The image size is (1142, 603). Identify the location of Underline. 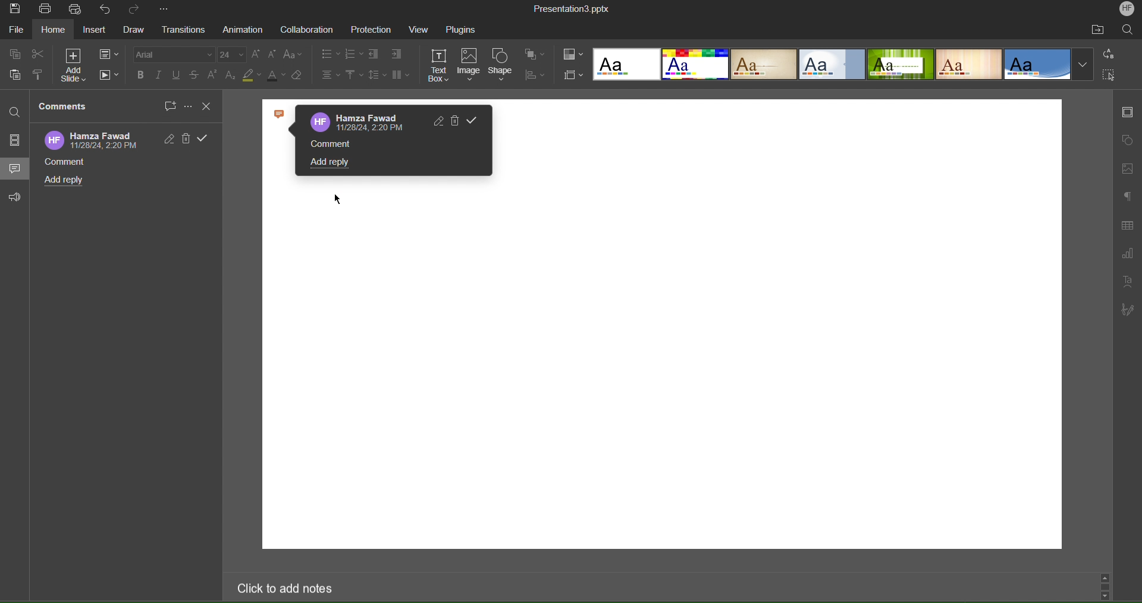
(177, 75).